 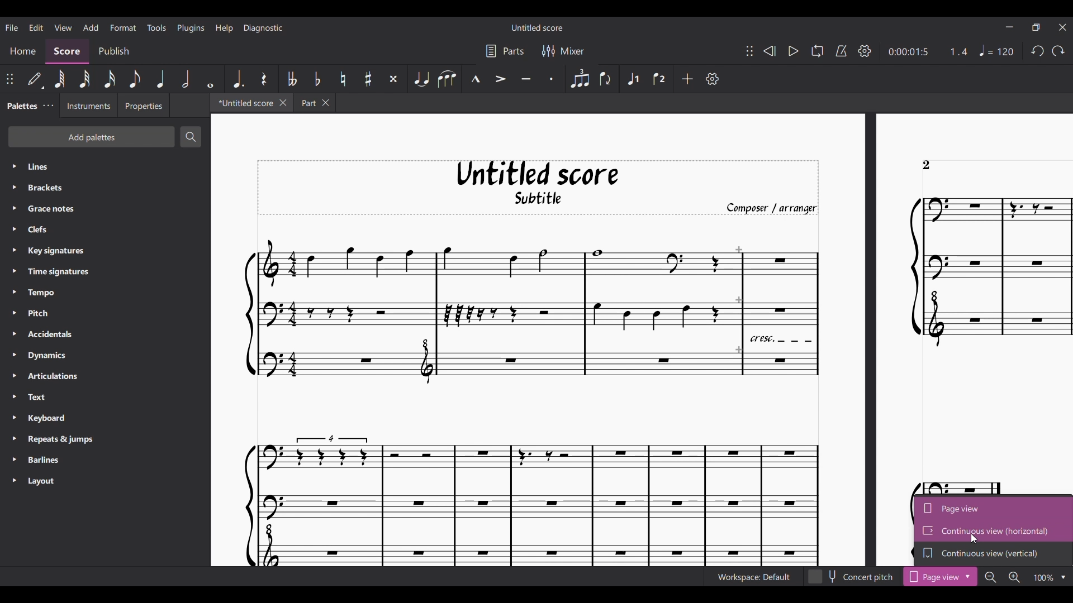 I want to click on Redo, so click(x=1058, y=51).